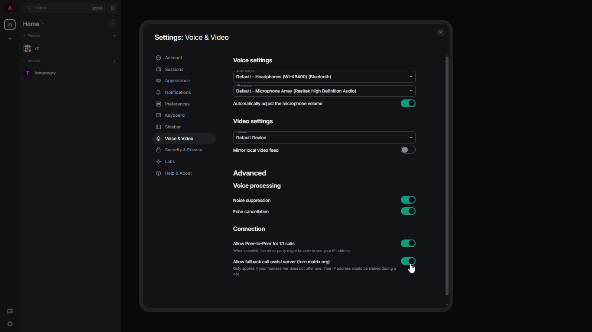  What do you see at coordinates (98, 8) in the screenshot?
I see `ctrl K` at bounding box center [98, 8].